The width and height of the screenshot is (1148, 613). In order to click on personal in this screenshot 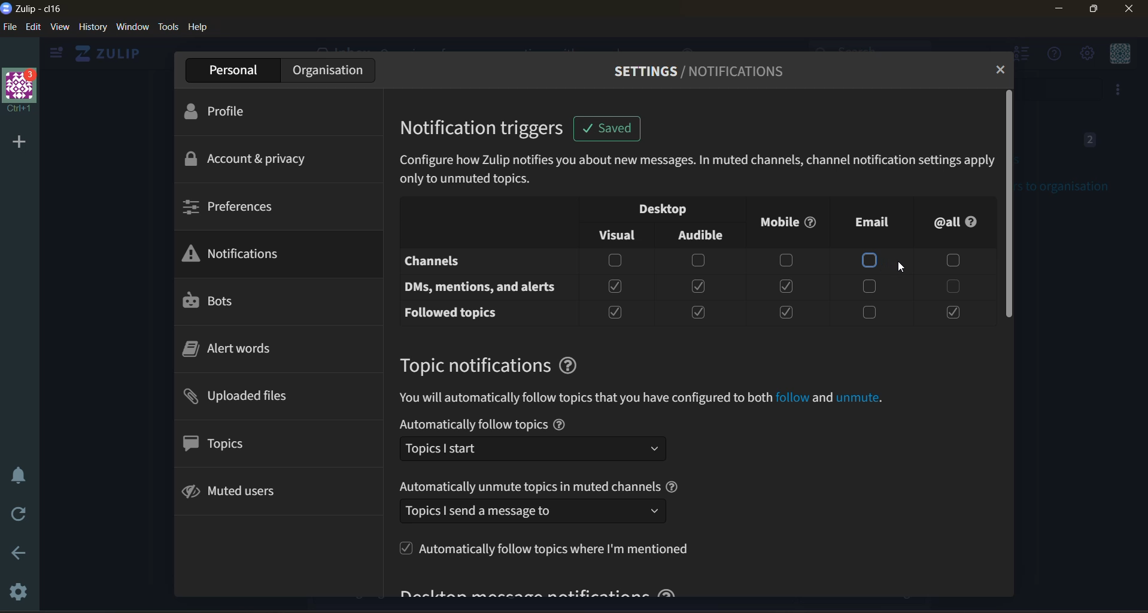, I will do `click(234, 71)`.